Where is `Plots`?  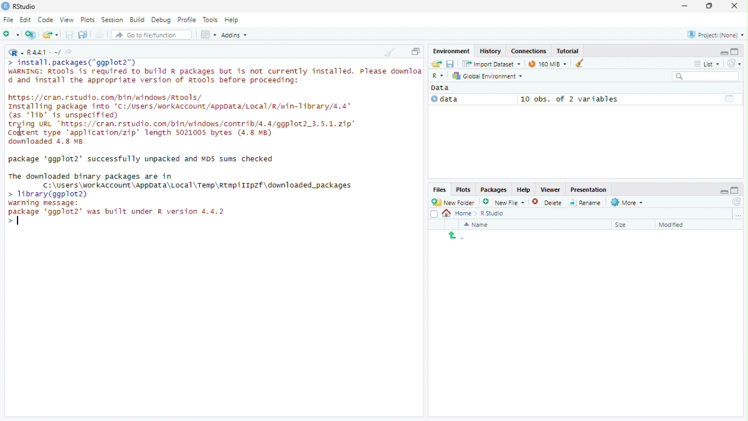 Plots is located at coordinates (89, 19).